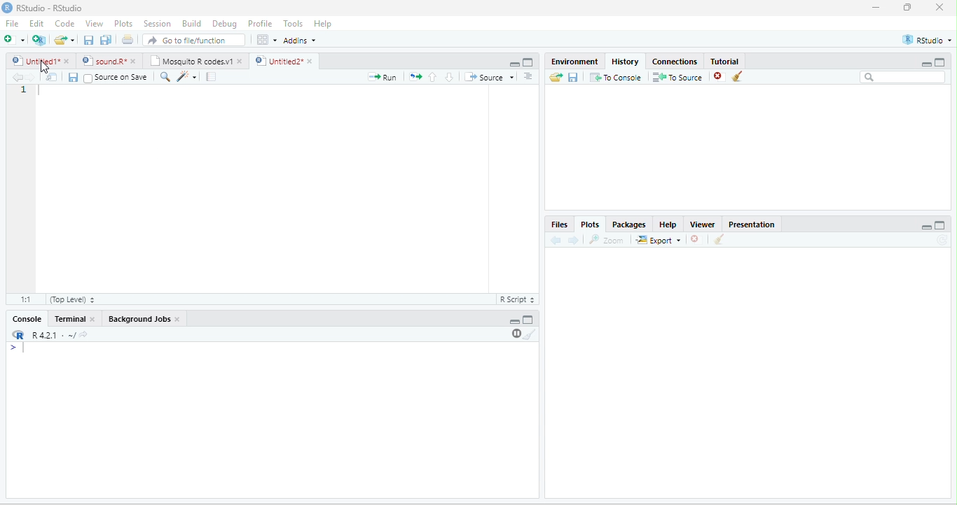 The width and height of the screenshot is (957, 505). What do you see at coordinates (20, 348) in the screenshot?
I see `start typing` at bounding box center [20, 348].